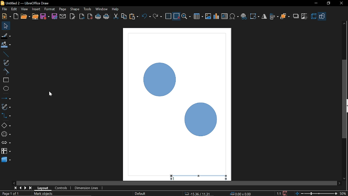 This screenshot has width=348, height=196. Describe the element at coordinates (177, 16) in the screenshot. I see `snap to grid` at that location.